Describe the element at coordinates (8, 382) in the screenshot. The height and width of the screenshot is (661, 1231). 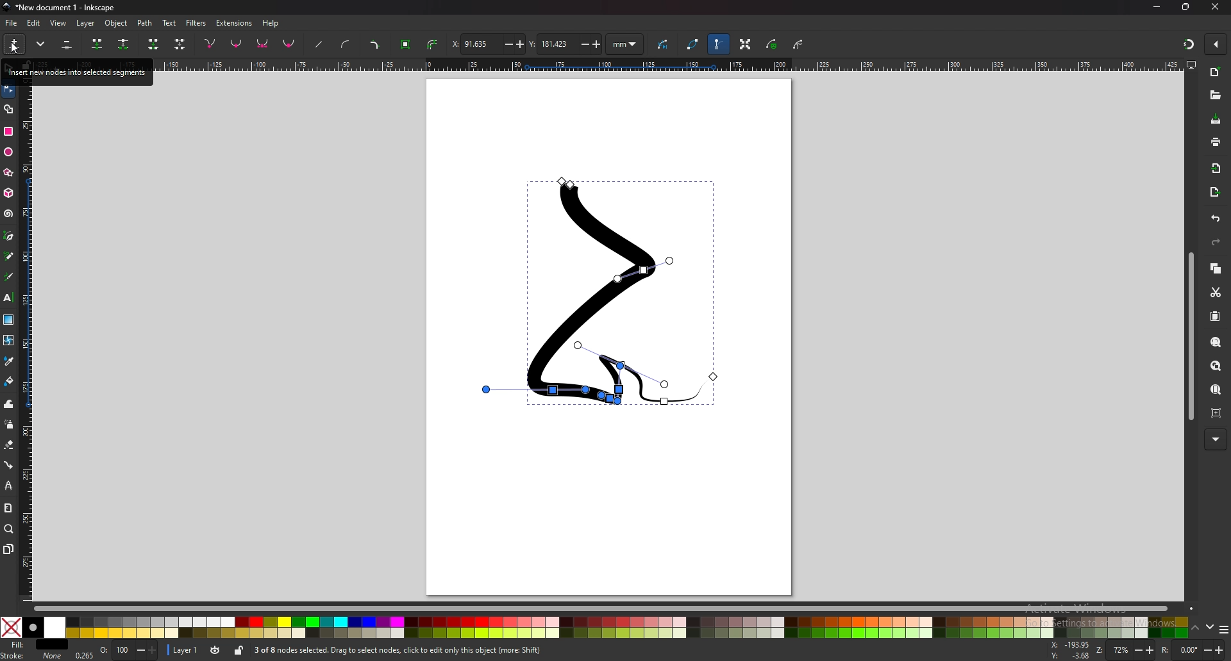
I see `paint bucket` at that location.